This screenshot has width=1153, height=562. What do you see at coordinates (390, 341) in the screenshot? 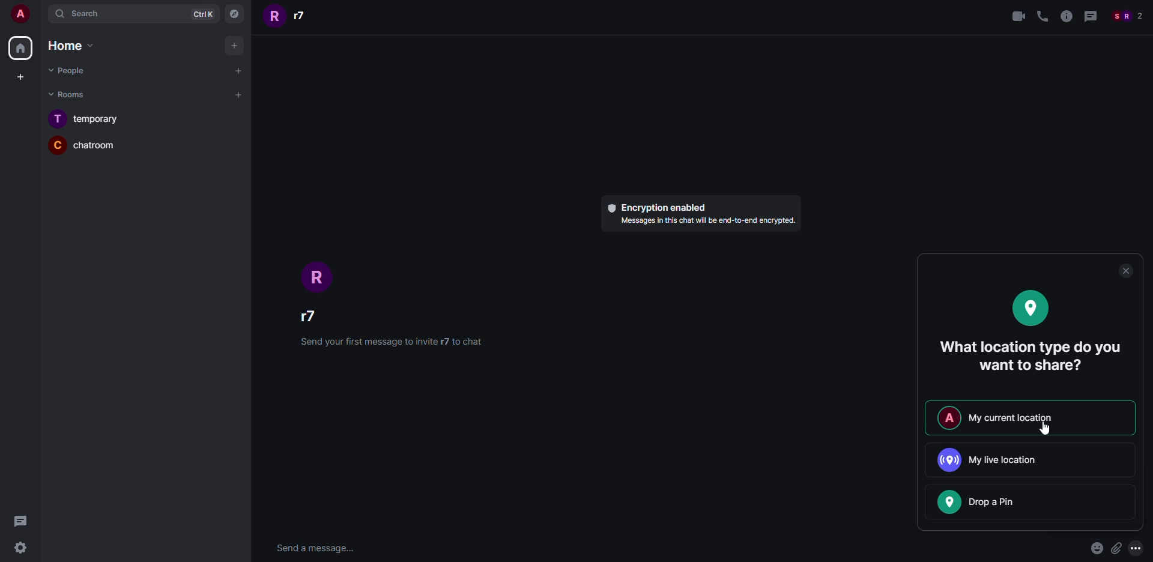
I see `text` at bounding box center [390, 341].